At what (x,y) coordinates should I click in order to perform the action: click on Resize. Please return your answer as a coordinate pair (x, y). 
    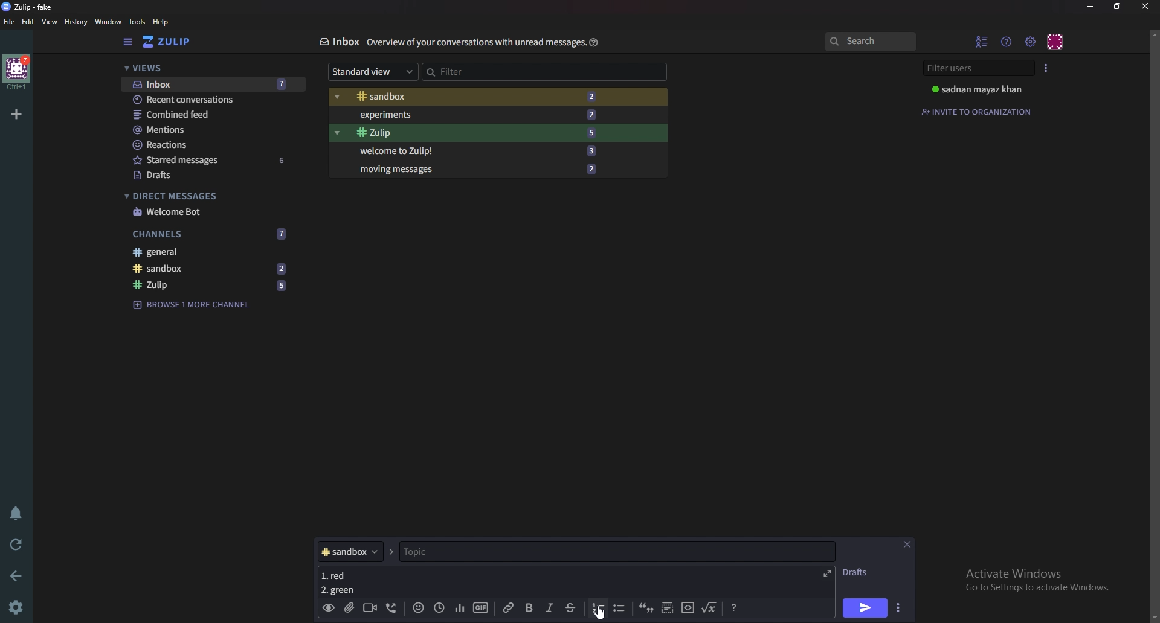
    Looking at the image, I should click on (1118, 7).